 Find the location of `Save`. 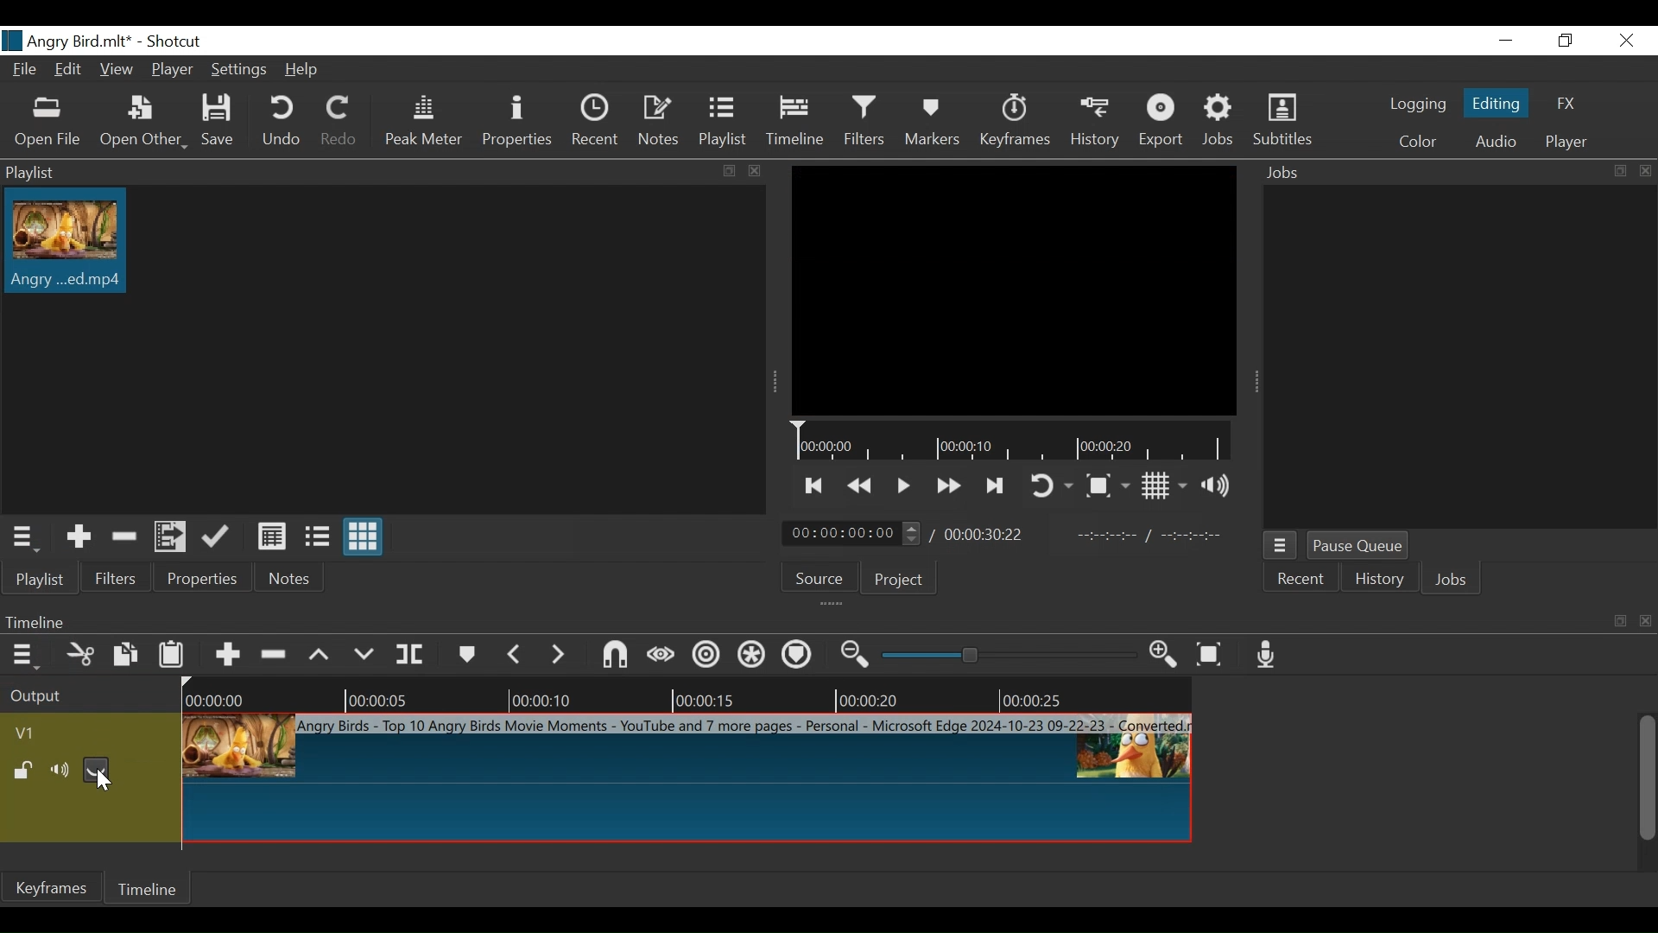

Save is located at coordinates (216, 121).